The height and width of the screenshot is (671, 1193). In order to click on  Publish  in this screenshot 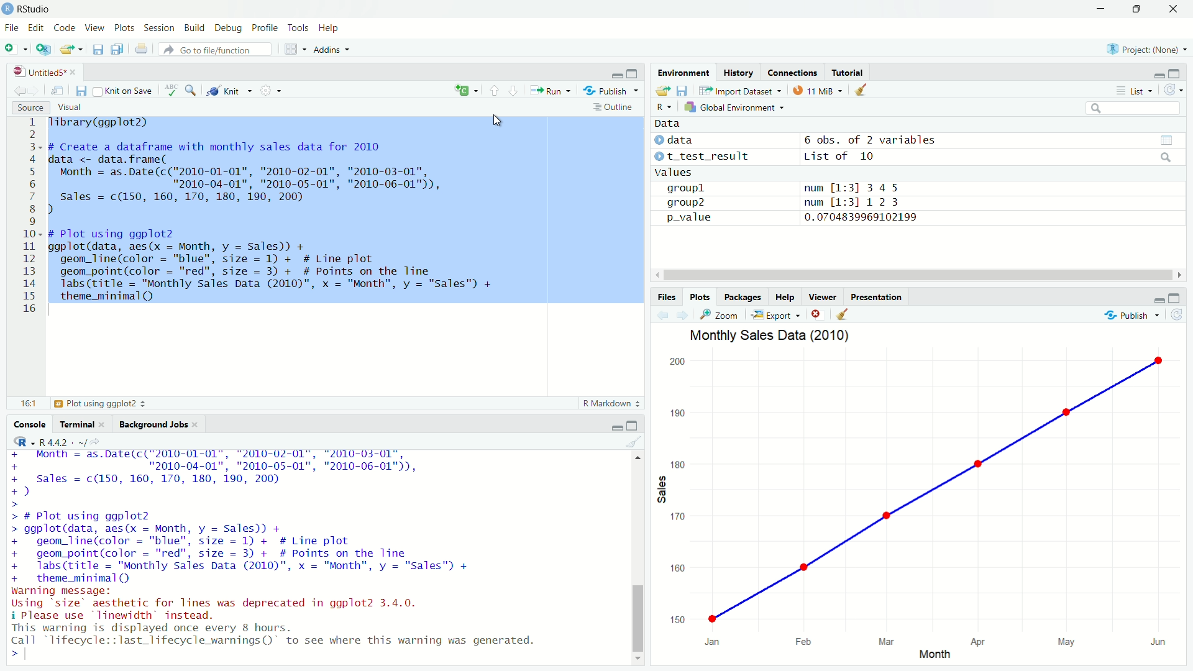, I will do `click(614, 91)`.